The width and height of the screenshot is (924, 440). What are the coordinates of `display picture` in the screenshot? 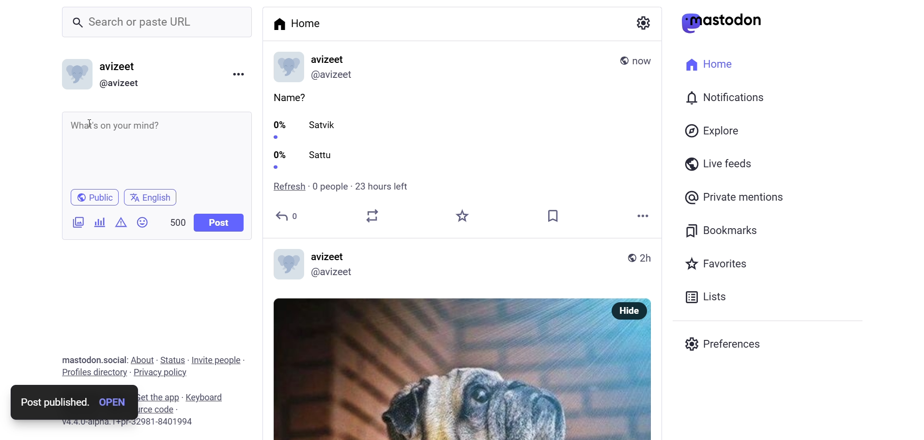 It's located at (285, 67).